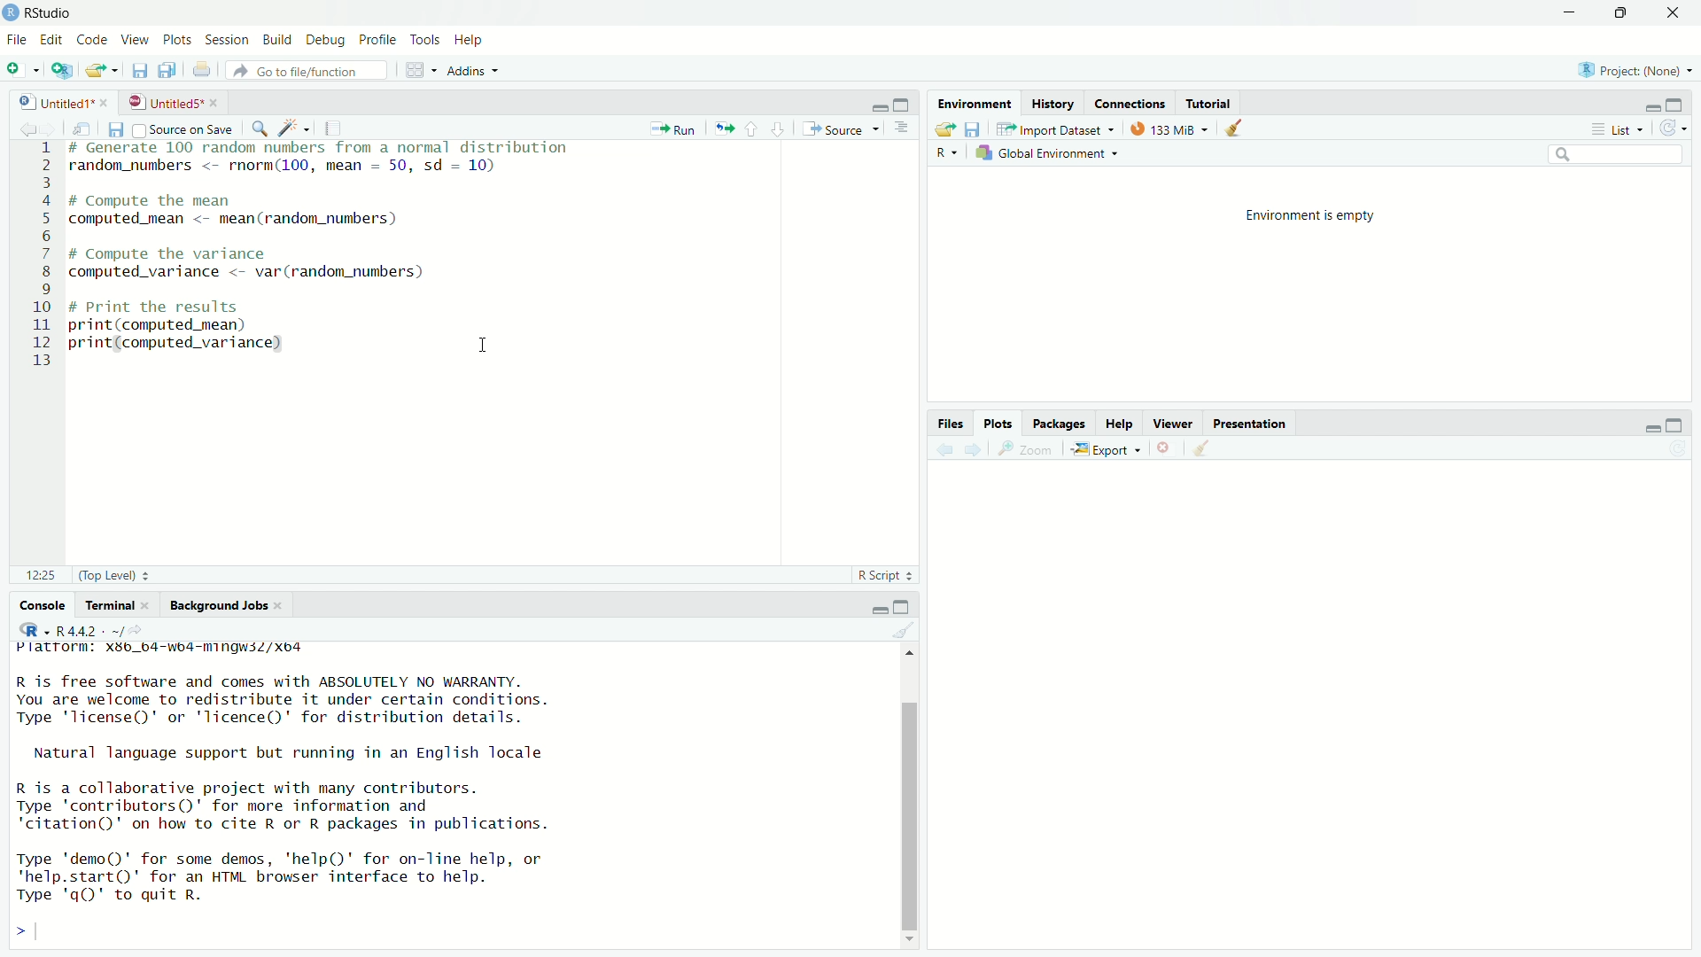 The image size is (1701, 957). Describe the element at coordinates (294, 806) in the screenshot. I see `R is a collaborative project with many contributors.
Type 'contributors()' for more information and
"citation" on how to cite R or R packages in publications.` at that location.